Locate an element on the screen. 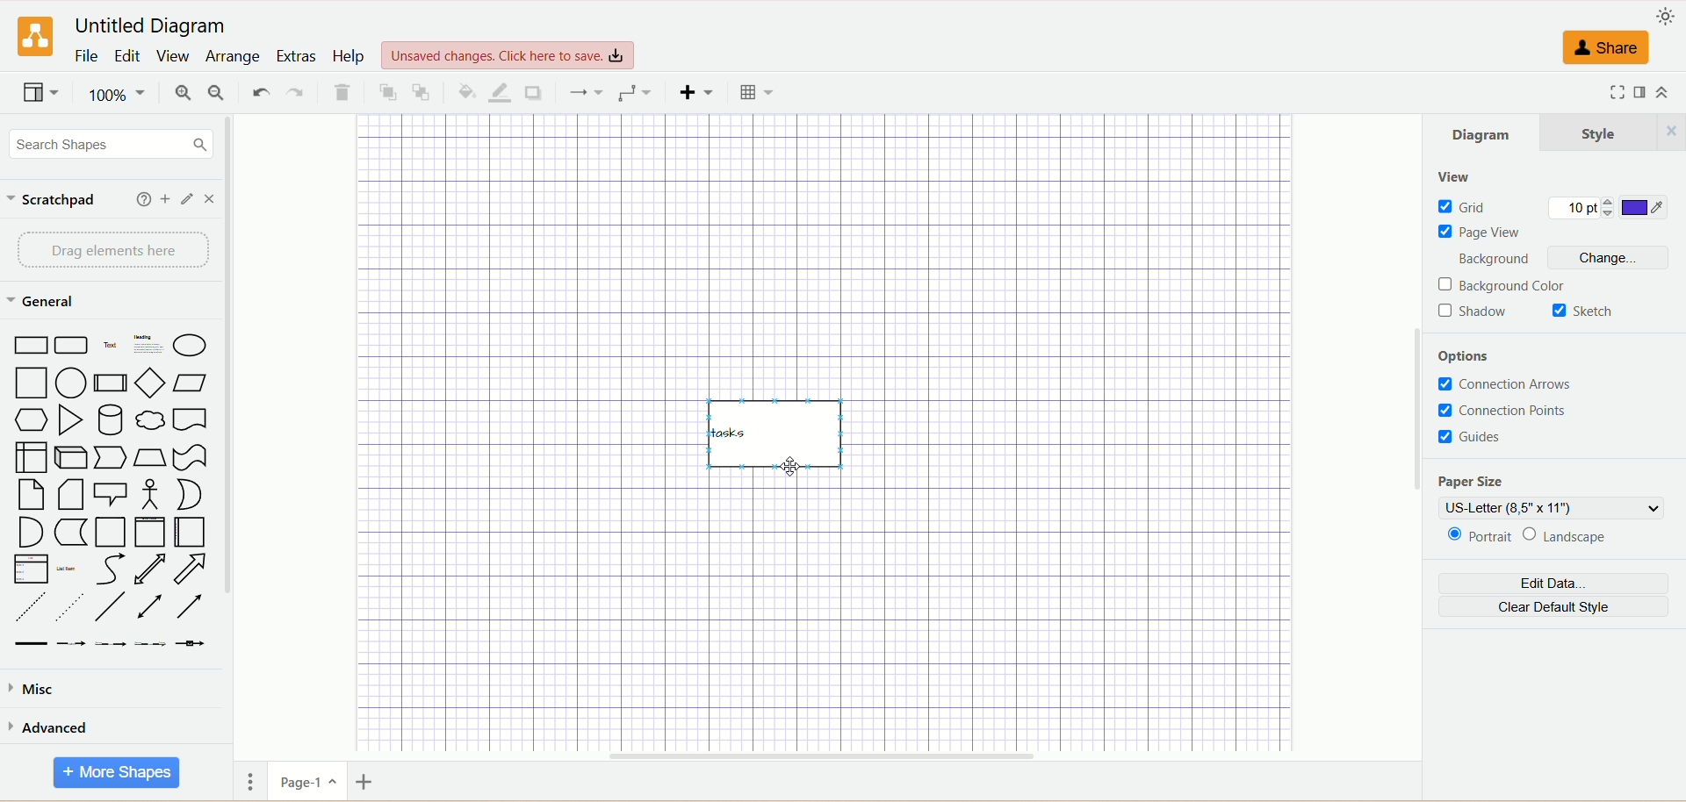  zoom in is located at coordinates (184, 93).